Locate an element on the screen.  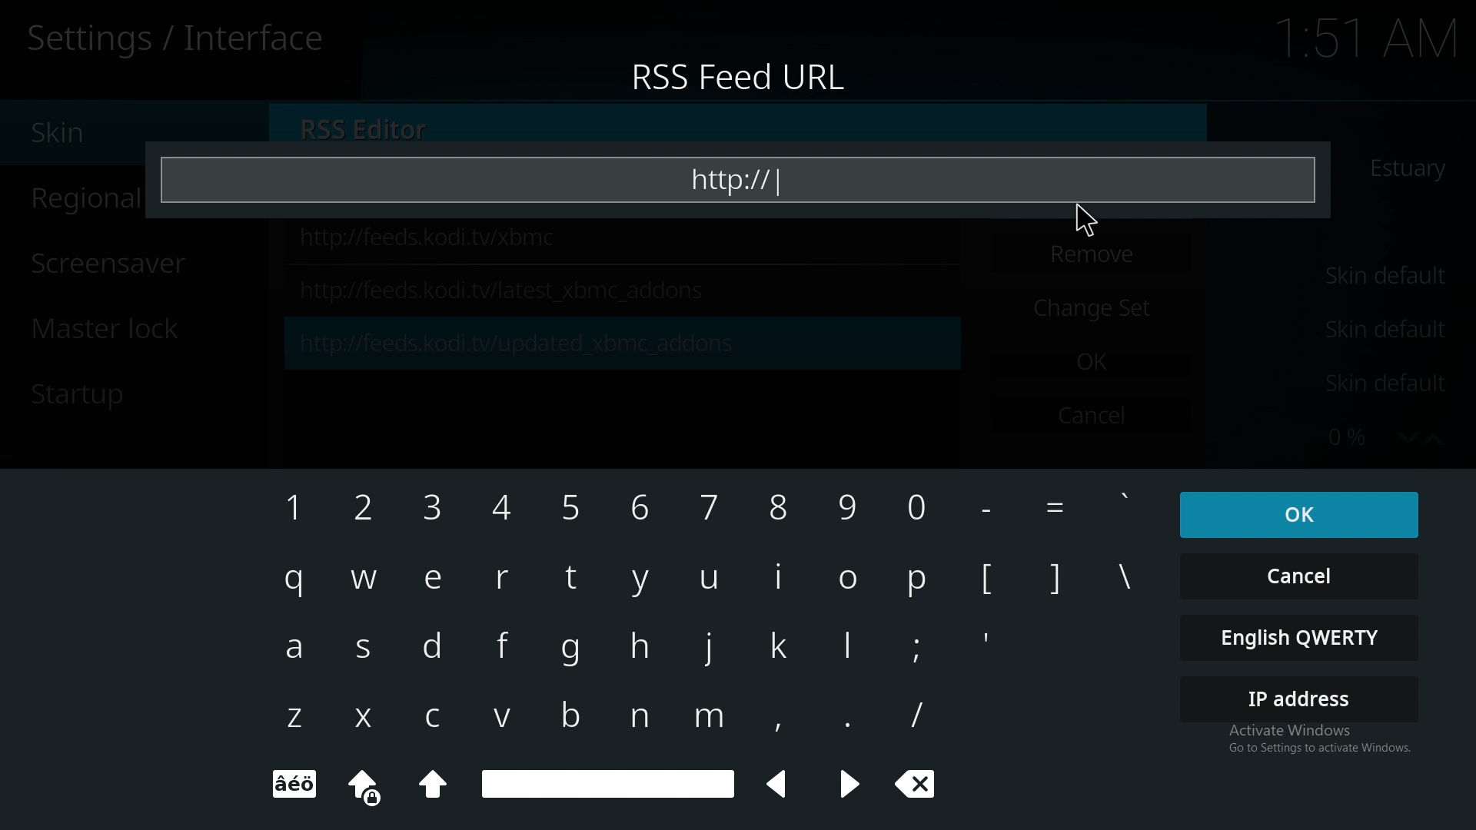
keyboard Input is located at coordinates (847, 644).